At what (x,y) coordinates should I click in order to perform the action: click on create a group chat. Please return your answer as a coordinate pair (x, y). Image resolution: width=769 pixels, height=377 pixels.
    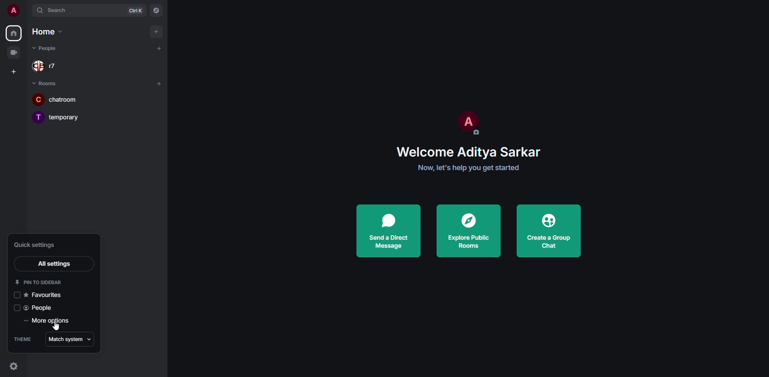
    Looking at the image, I should click on (552, 233).